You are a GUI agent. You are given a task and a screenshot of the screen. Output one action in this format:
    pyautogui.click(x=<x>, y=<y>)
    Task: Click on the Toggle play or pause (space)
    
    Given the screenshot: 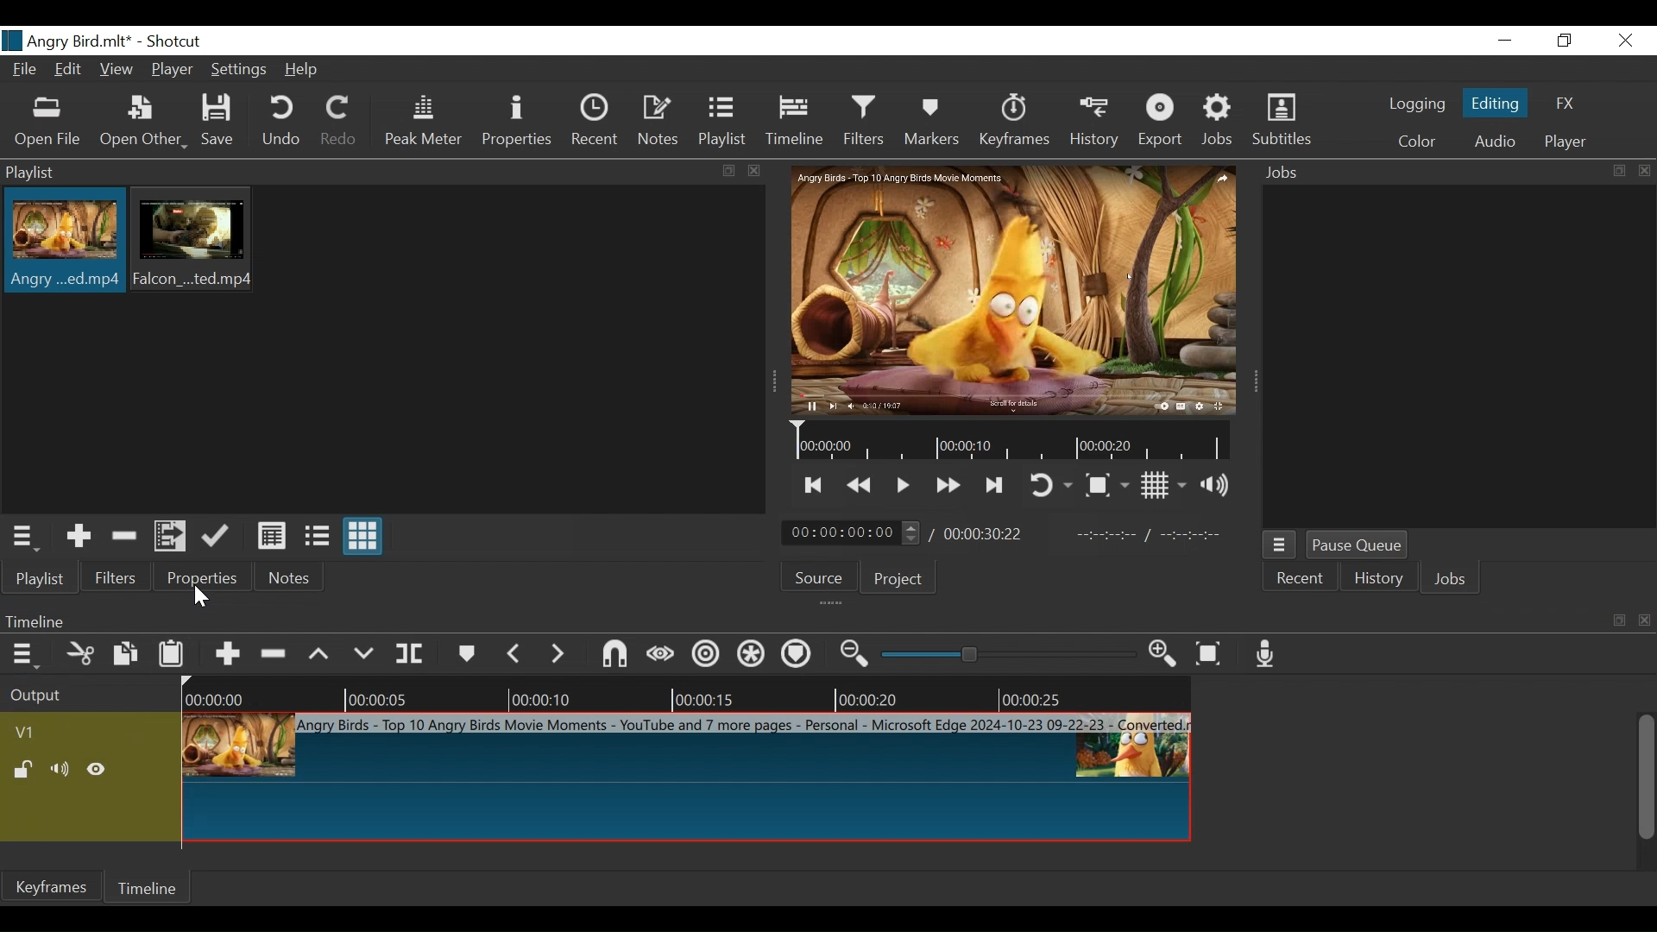 What is the action you would take?
    pyautogui.click(x=902, y=487)
    